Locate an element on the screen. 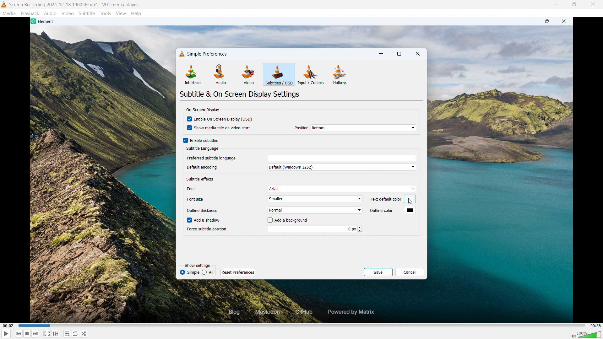 The image size is (603, 339). Help  is located at coordinates (136, 13).